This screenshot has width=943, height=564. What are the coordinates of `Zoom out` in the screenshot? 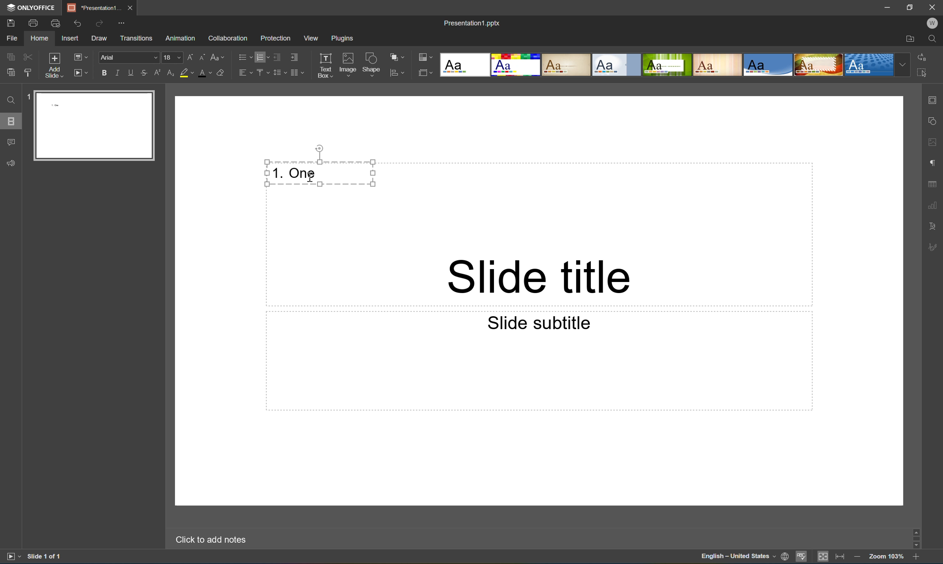 It's located at (858, 558).